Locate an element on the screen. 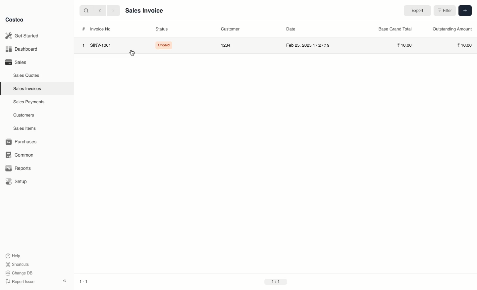 This screenshot has width=477, height=290. Export is located at coordinates (416, 10).